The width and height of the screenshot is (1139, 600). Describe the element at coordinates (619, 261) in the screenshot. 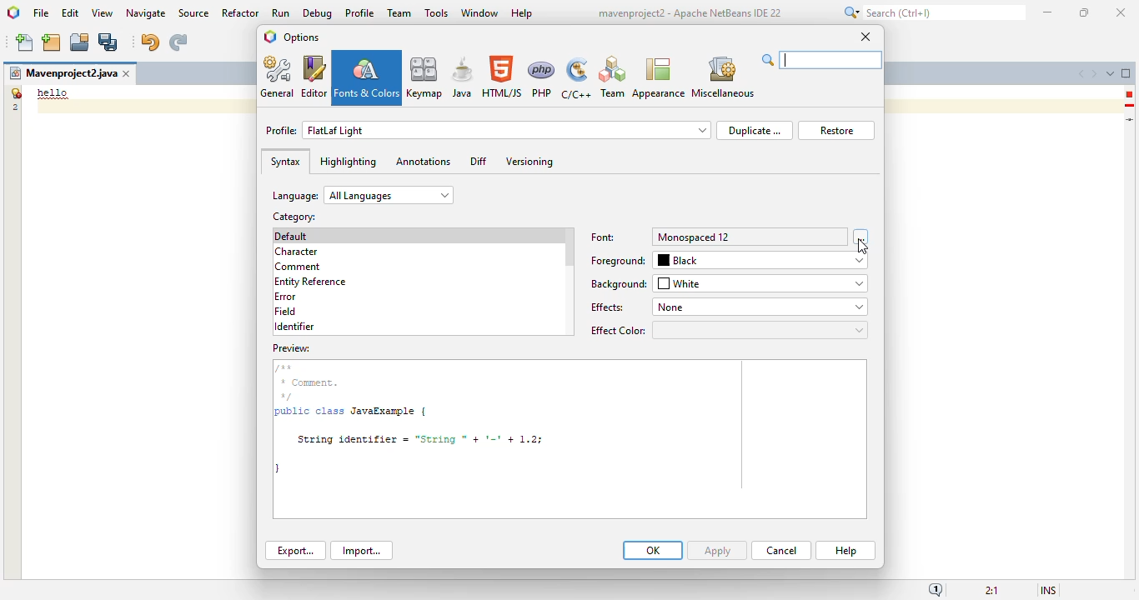

I see `foreground` at that location.